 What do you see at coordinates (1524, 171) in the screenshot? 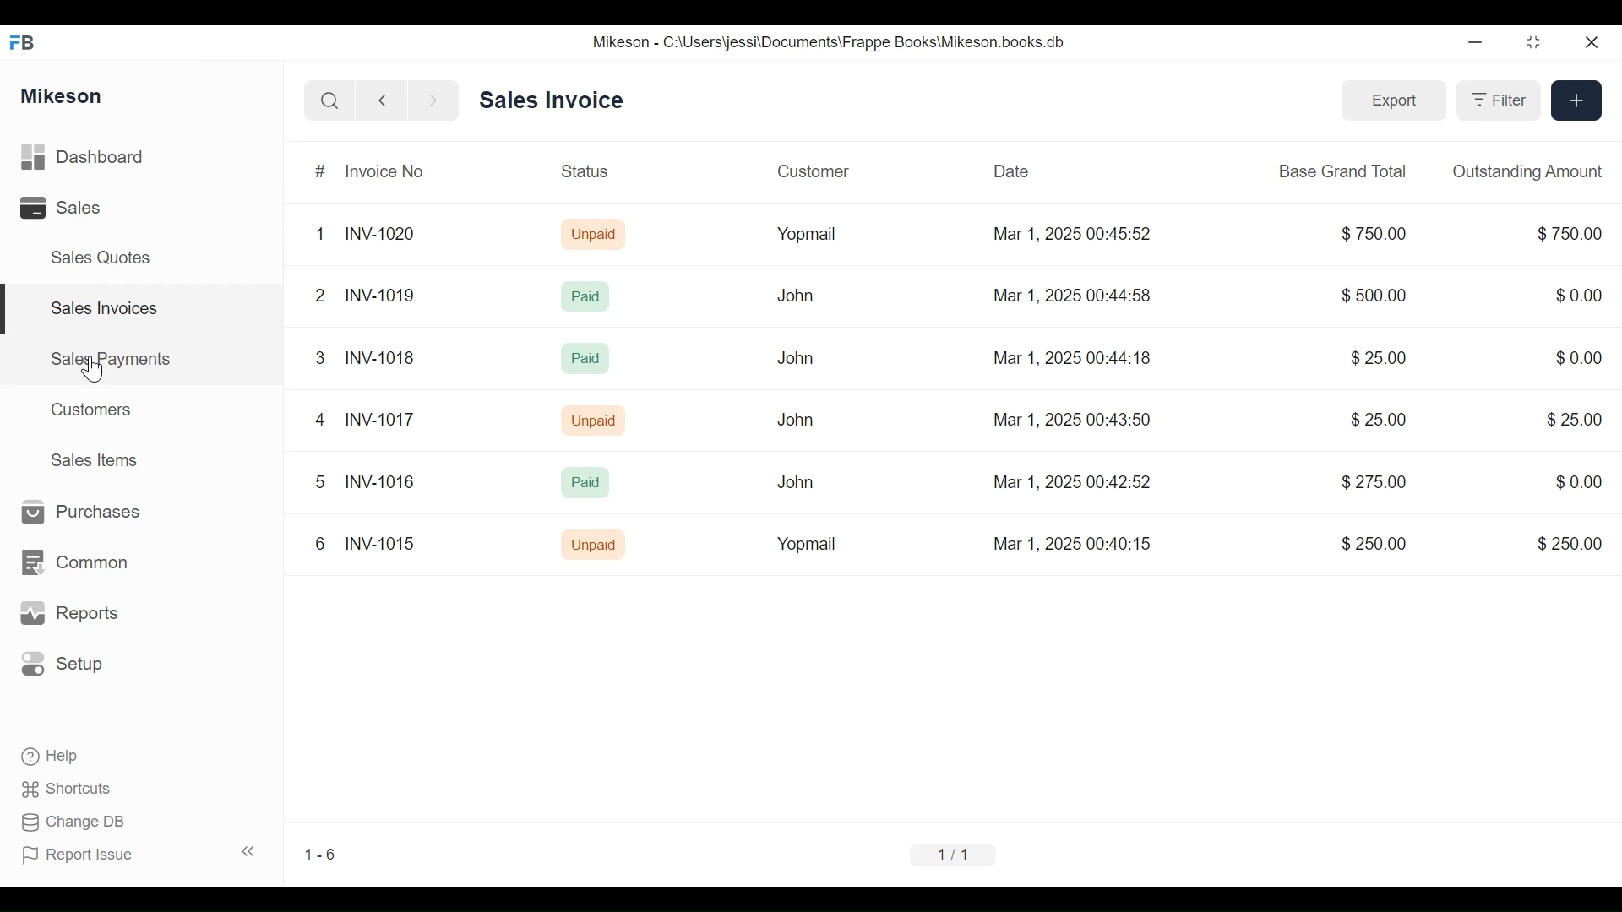
I see `Outstanding Amount` at bounding box center [1524, 171].